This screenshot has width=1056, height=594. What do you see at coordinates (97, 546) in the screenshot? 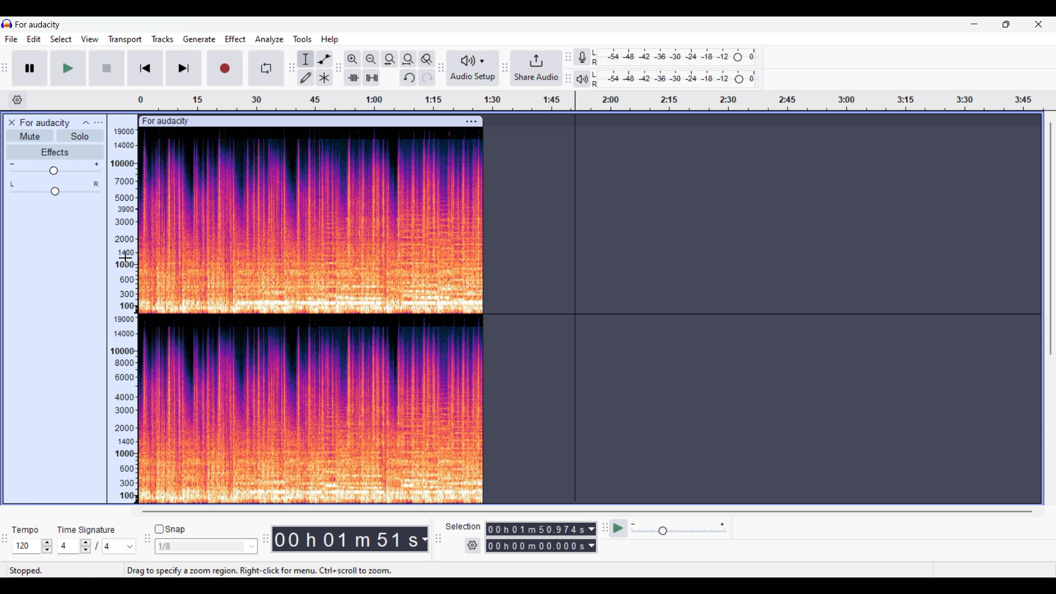
I see `Time signature settings` at bounding box center [97, 546].